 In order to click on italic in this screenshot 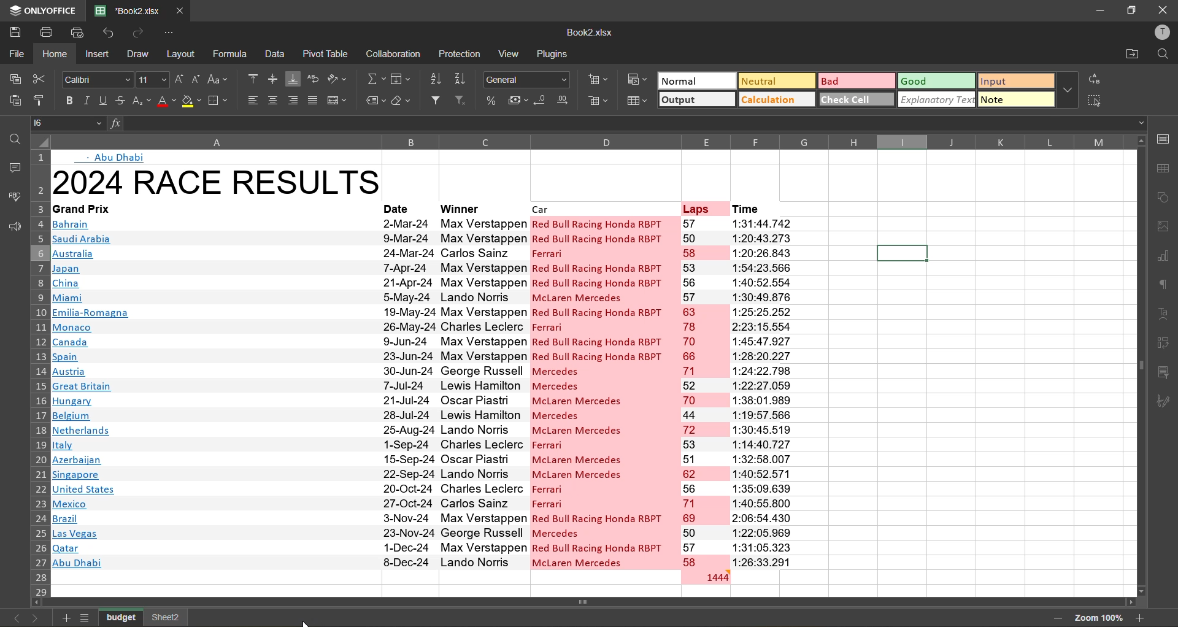, I will do `click(87, 100)`.